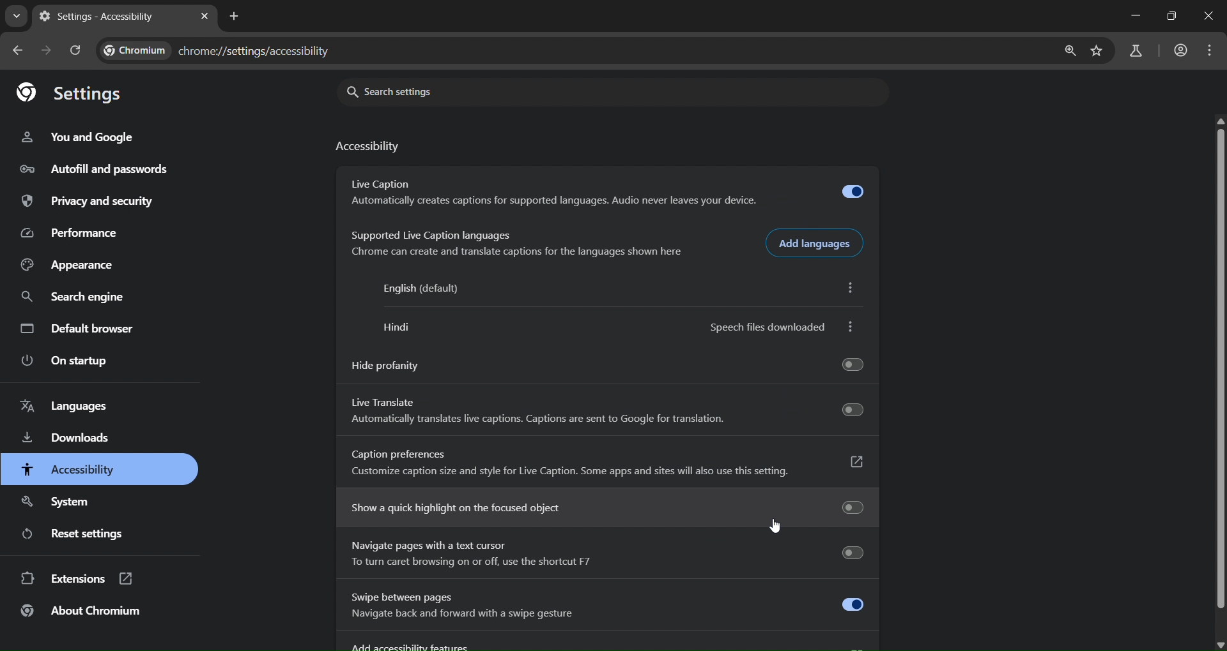 This screenshot has height=651, width=1227. What do you see at coordinates (77, 50) in the screenshot?
I see `reload page` at bounding box center [77, 50].